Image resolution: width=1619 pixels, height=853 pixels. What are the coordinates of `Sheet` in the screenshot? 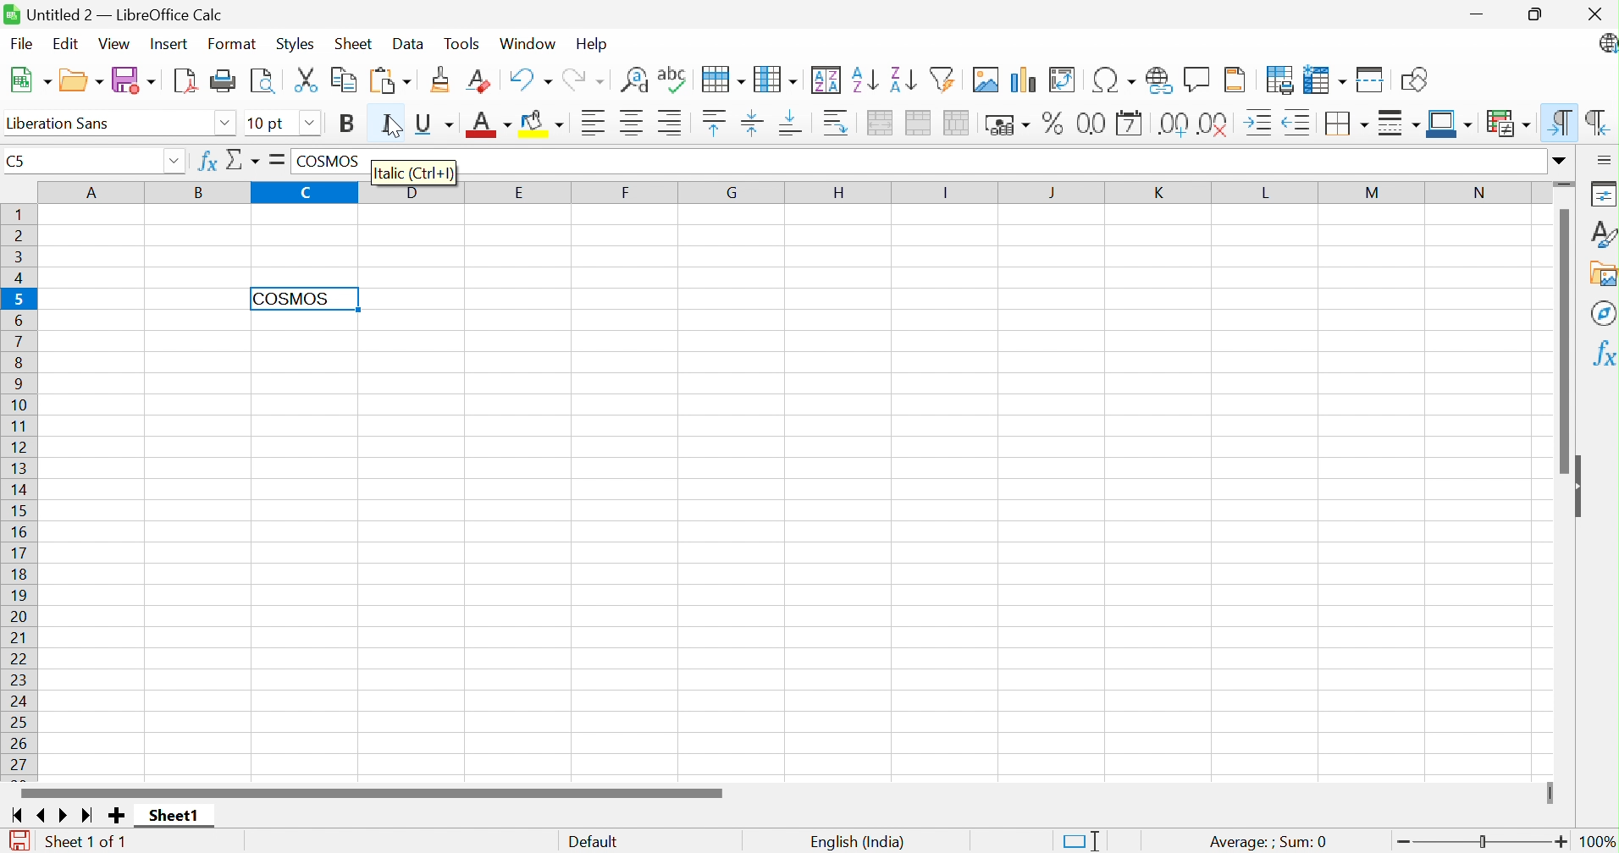 It's located at (356, 42).